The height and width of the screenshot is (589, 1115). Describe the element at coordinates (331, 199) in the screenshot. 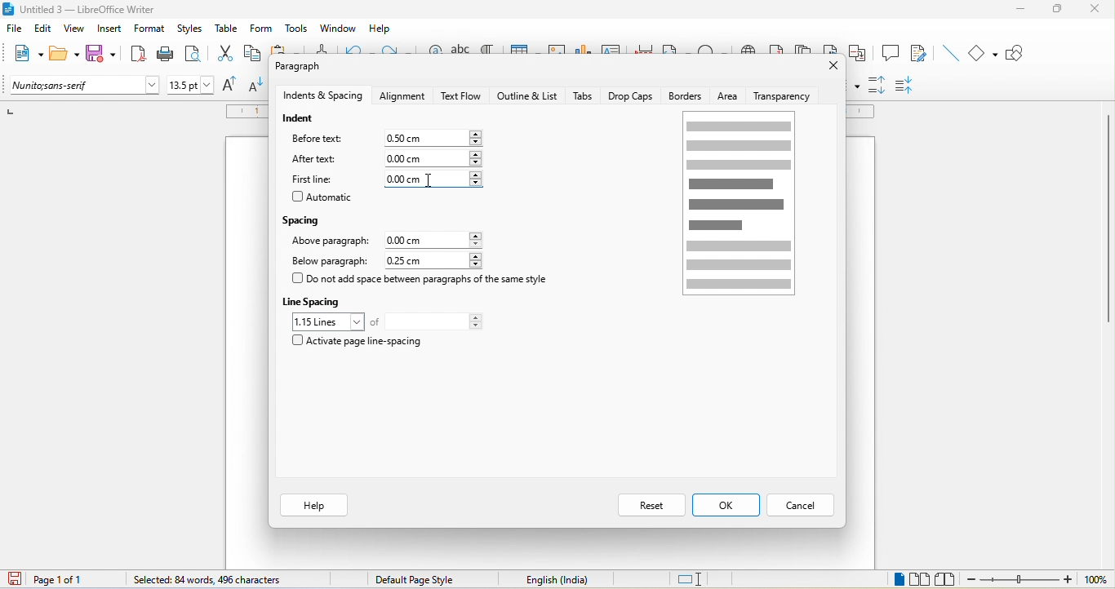

I see `automatic` at that location.